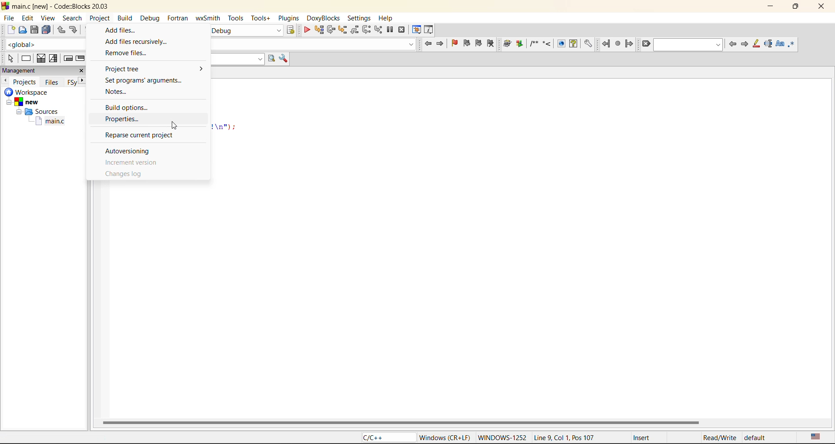 The height and width of the screenshot is (444, 835). I want to click on clear, so click(647, 45).